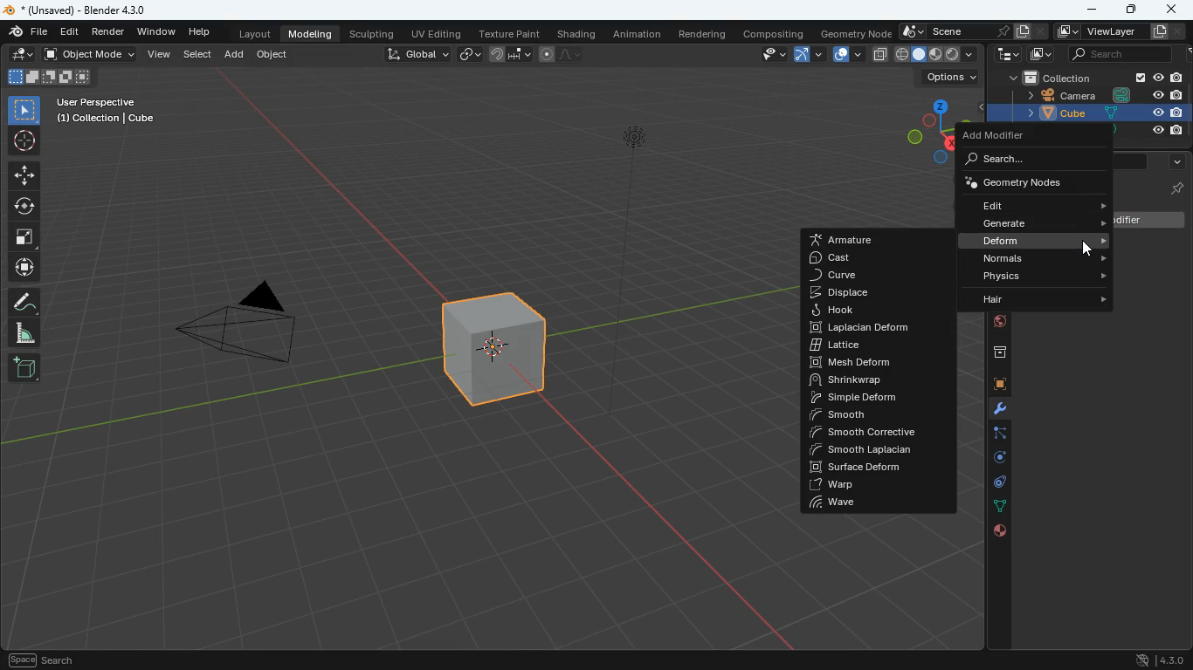  What do you see at coordinates (847, 55) in the screenshot?
I see `copy` at bounding box center [847, 55].